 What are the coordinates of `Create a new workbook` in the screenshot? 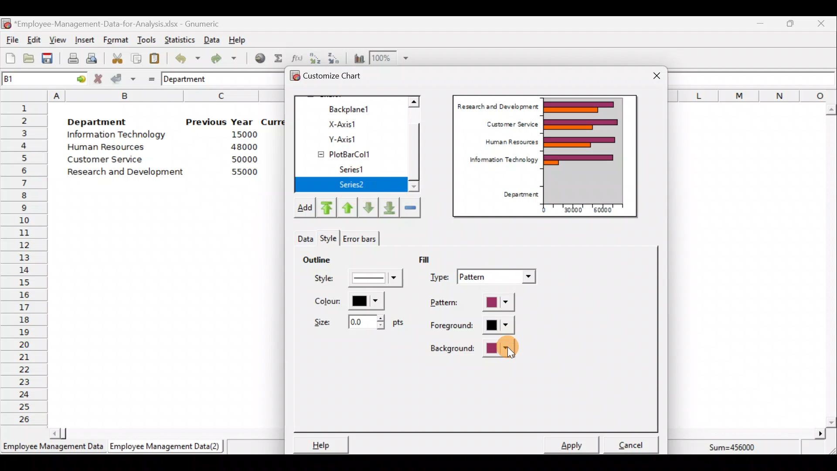 It's located at (10, 58).